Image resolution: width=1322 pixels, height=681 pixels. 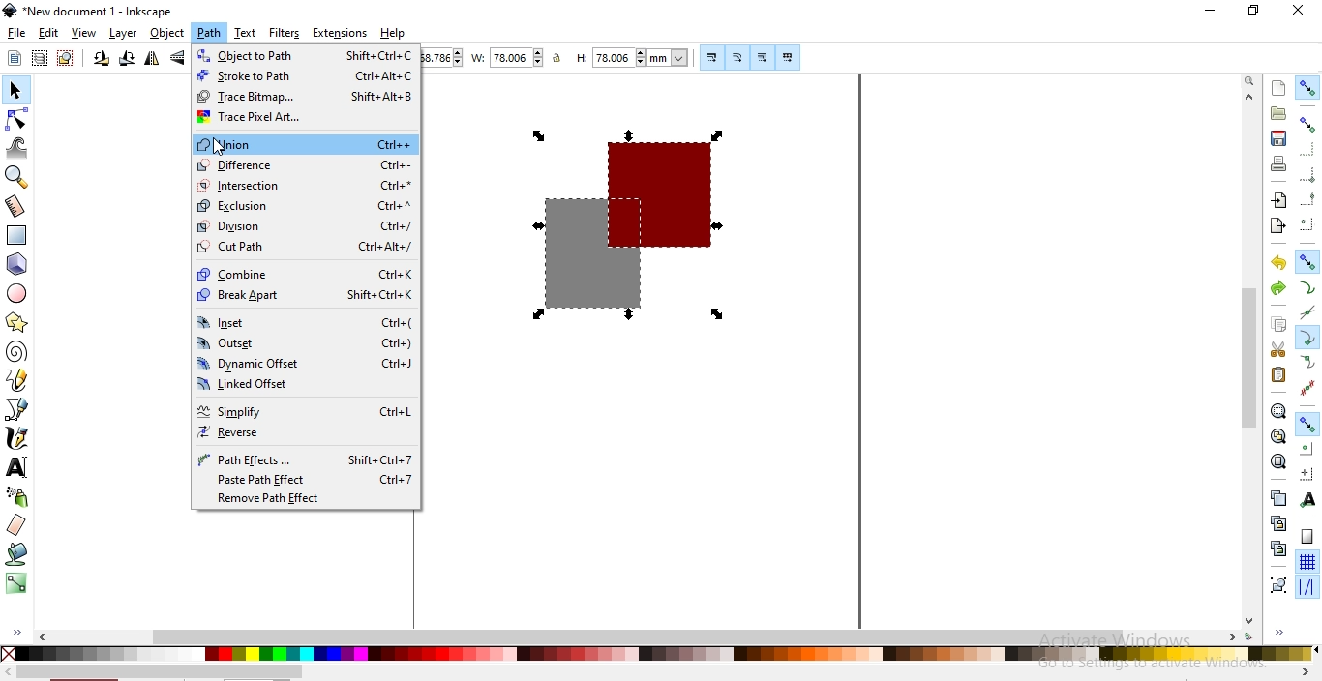 I want to click on scrollbar, so click(x=641, y=636).